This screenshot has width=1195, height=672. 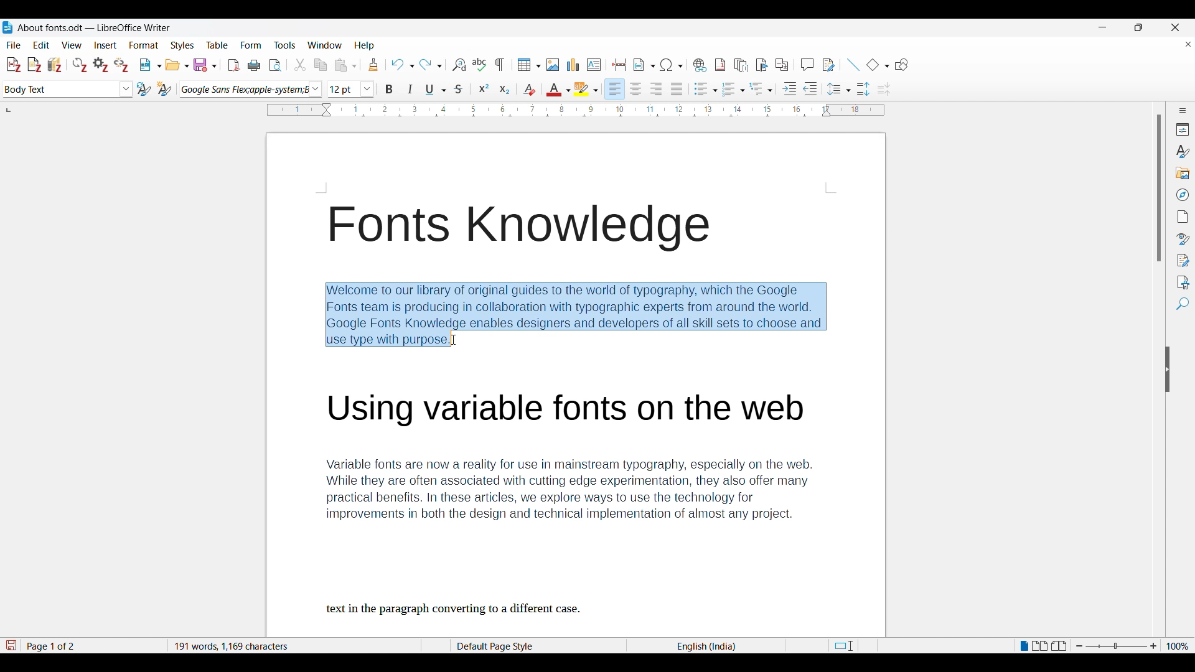 What do you see at coordinates (762, 65) in the screenshot?
I see `Insert bookmark` at bounding box center [762, 65].